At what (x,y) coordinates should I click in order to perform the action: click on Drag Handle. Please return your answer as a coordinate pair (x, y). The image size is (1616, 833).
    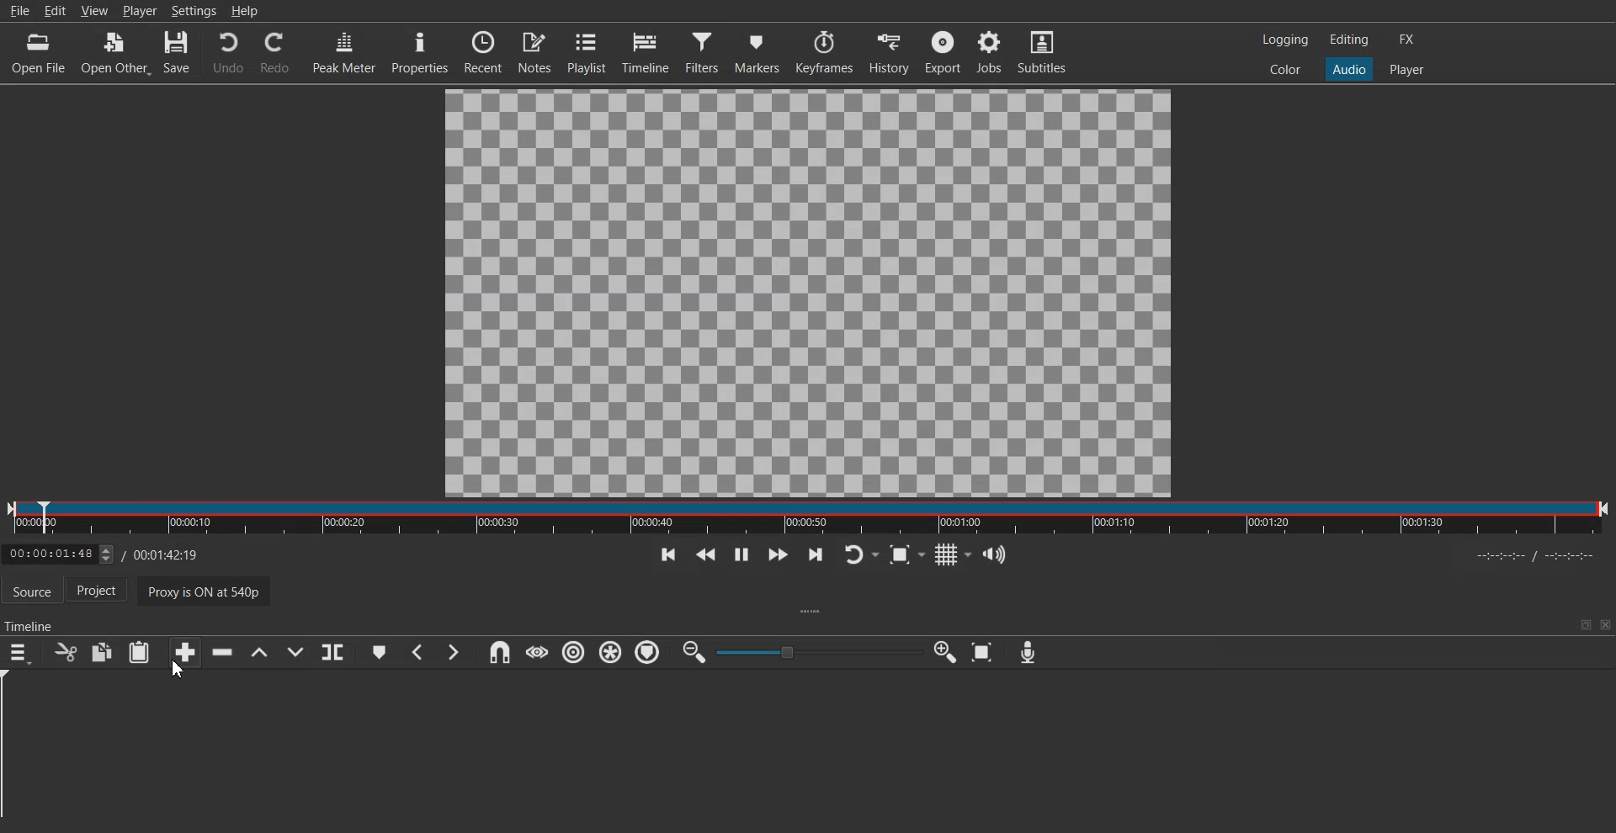
    Looking at the image, I should click on (813, 613).